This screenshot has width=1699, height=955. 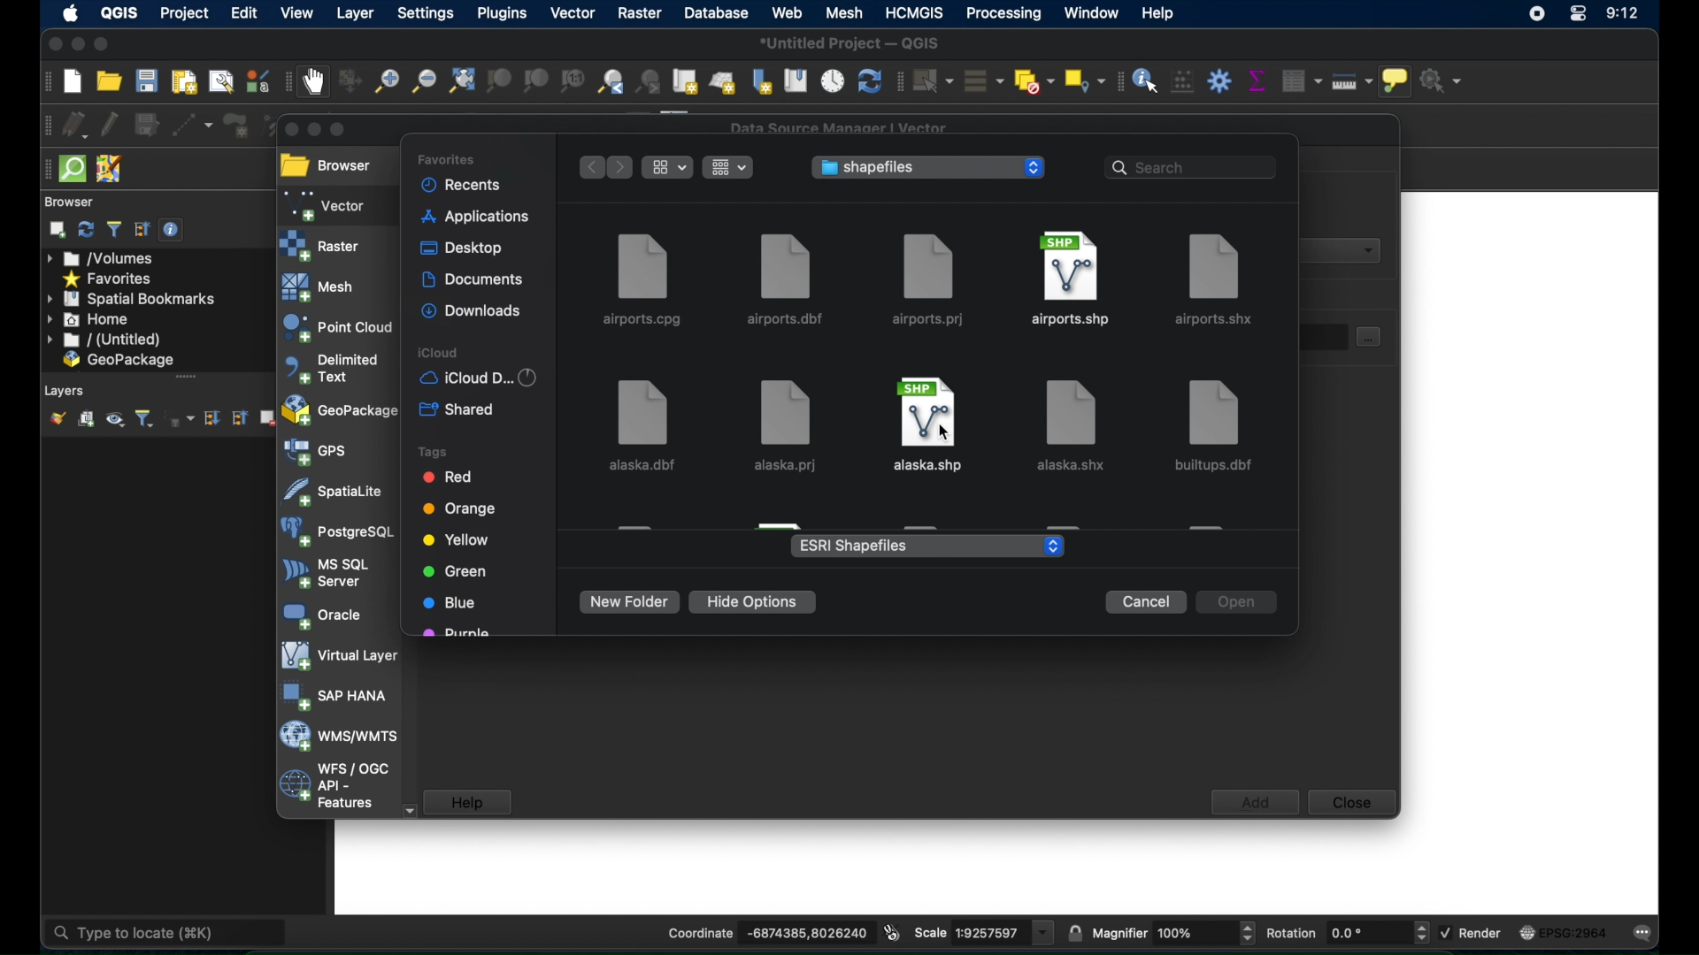 I want to click on filter legend, so click(x=147, y=419).